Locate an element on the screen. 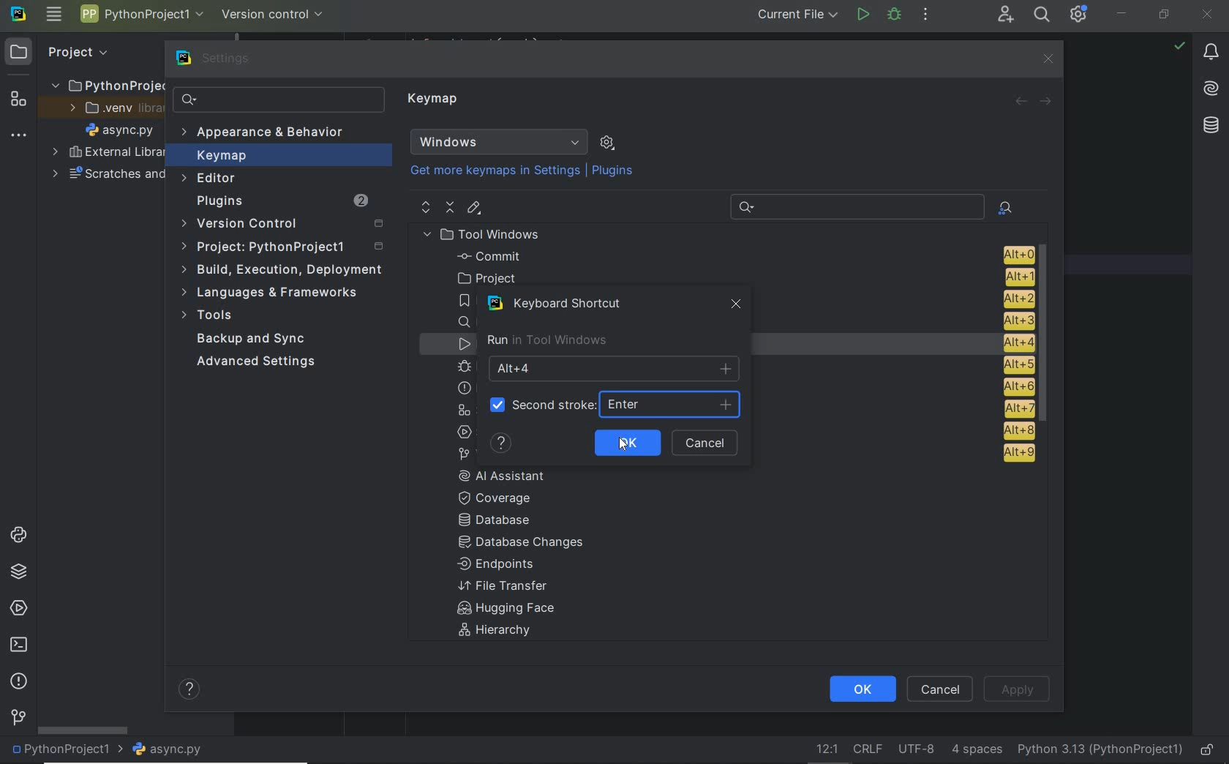 The height and width of the screenshot is (764, 1229). Recent Search is located at coordinates (854, 205).